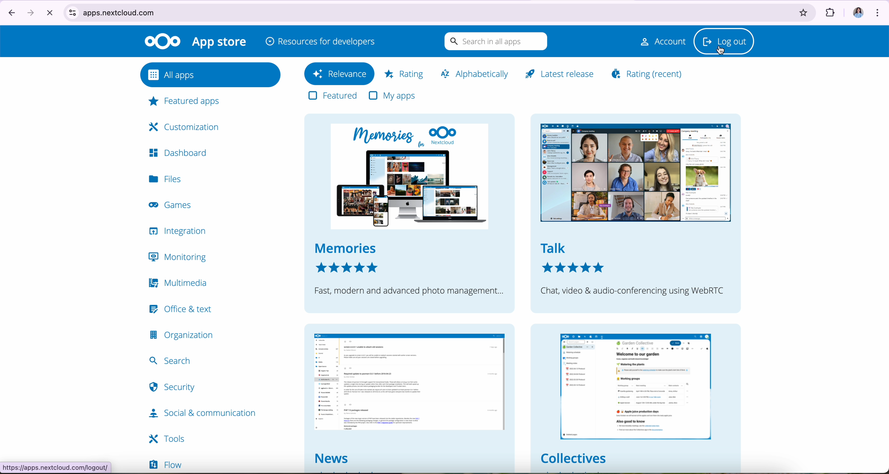 This screenshot has height=474, width=889. I want to click on featured apps, so click(184, 102).